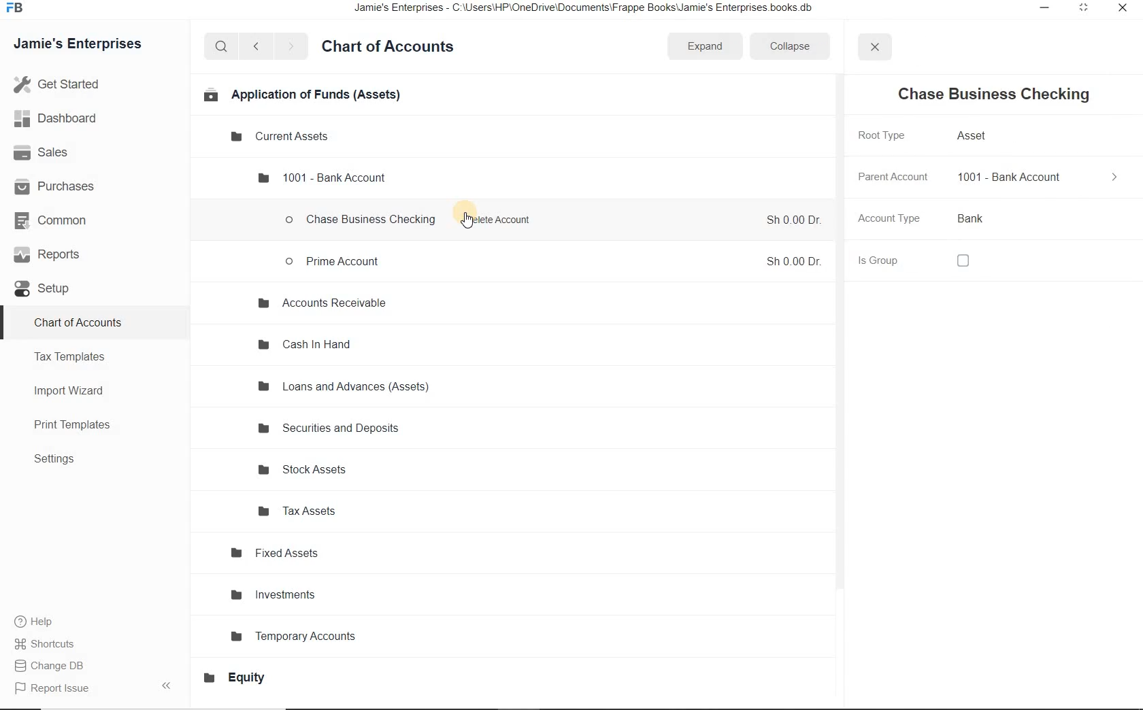  Describe the element at coordinates (467, 220) in the screenshot. I see `cursor` at that location.